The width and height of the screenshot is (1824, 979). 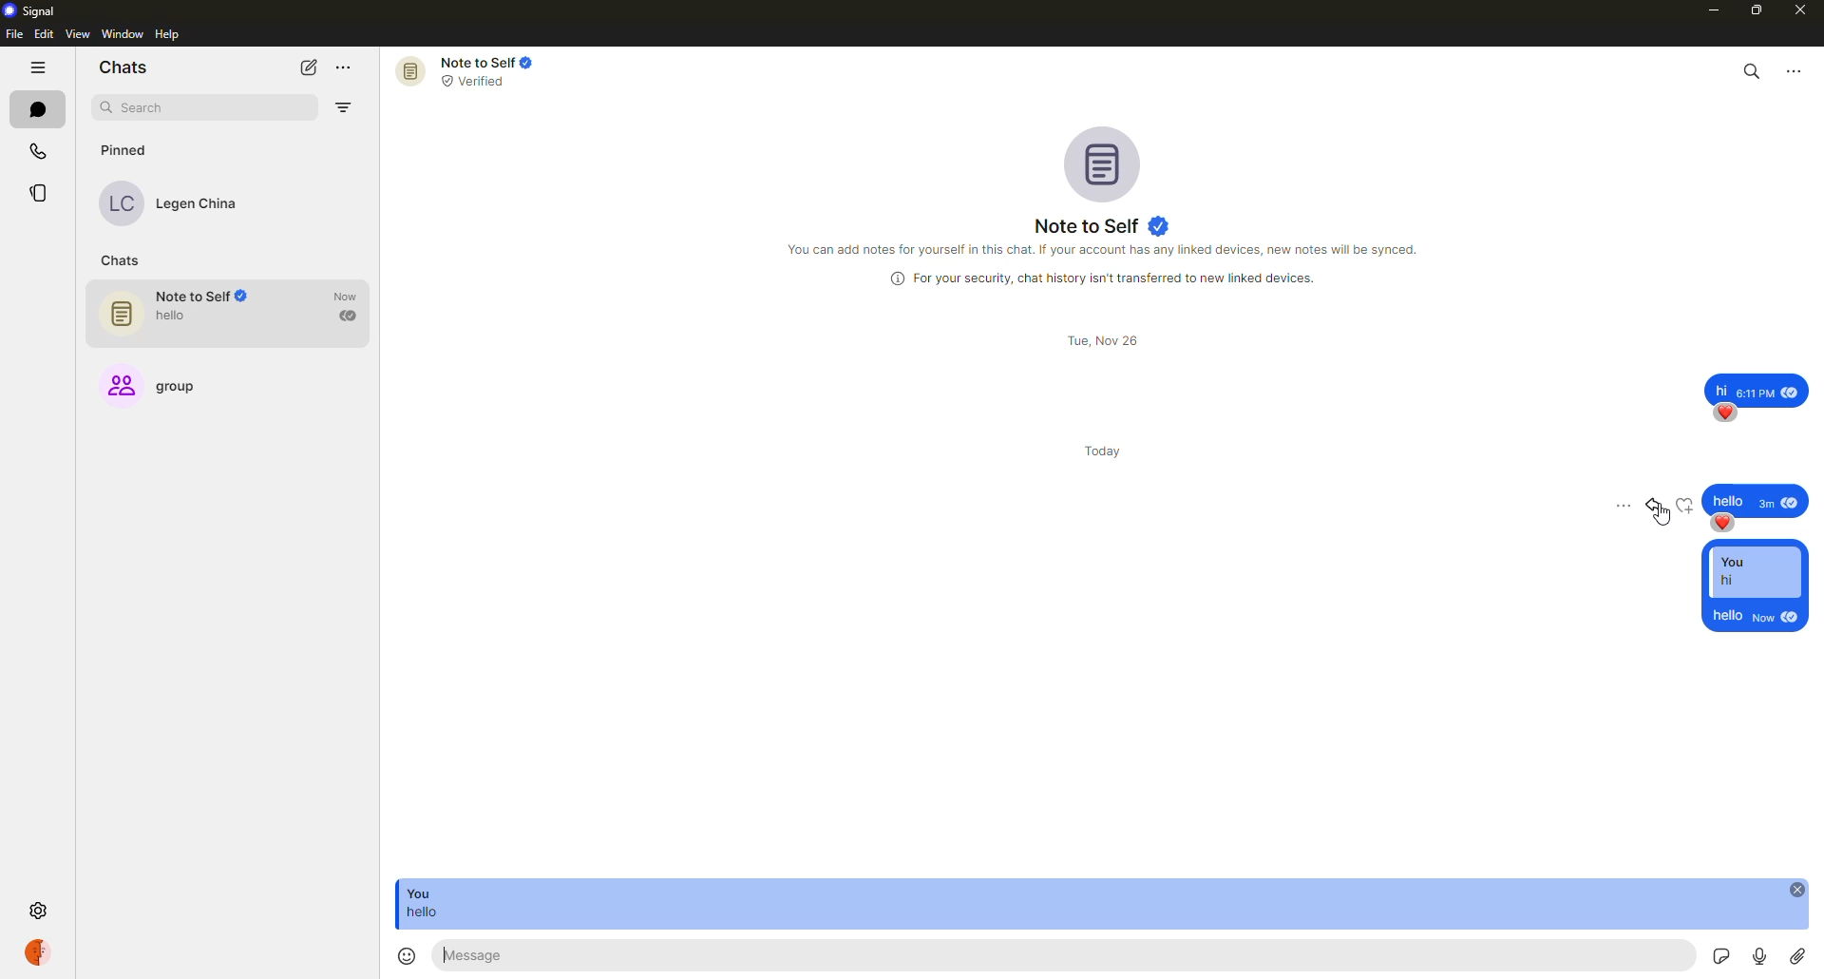 I want to click on day, so click(x=1110, y=450).